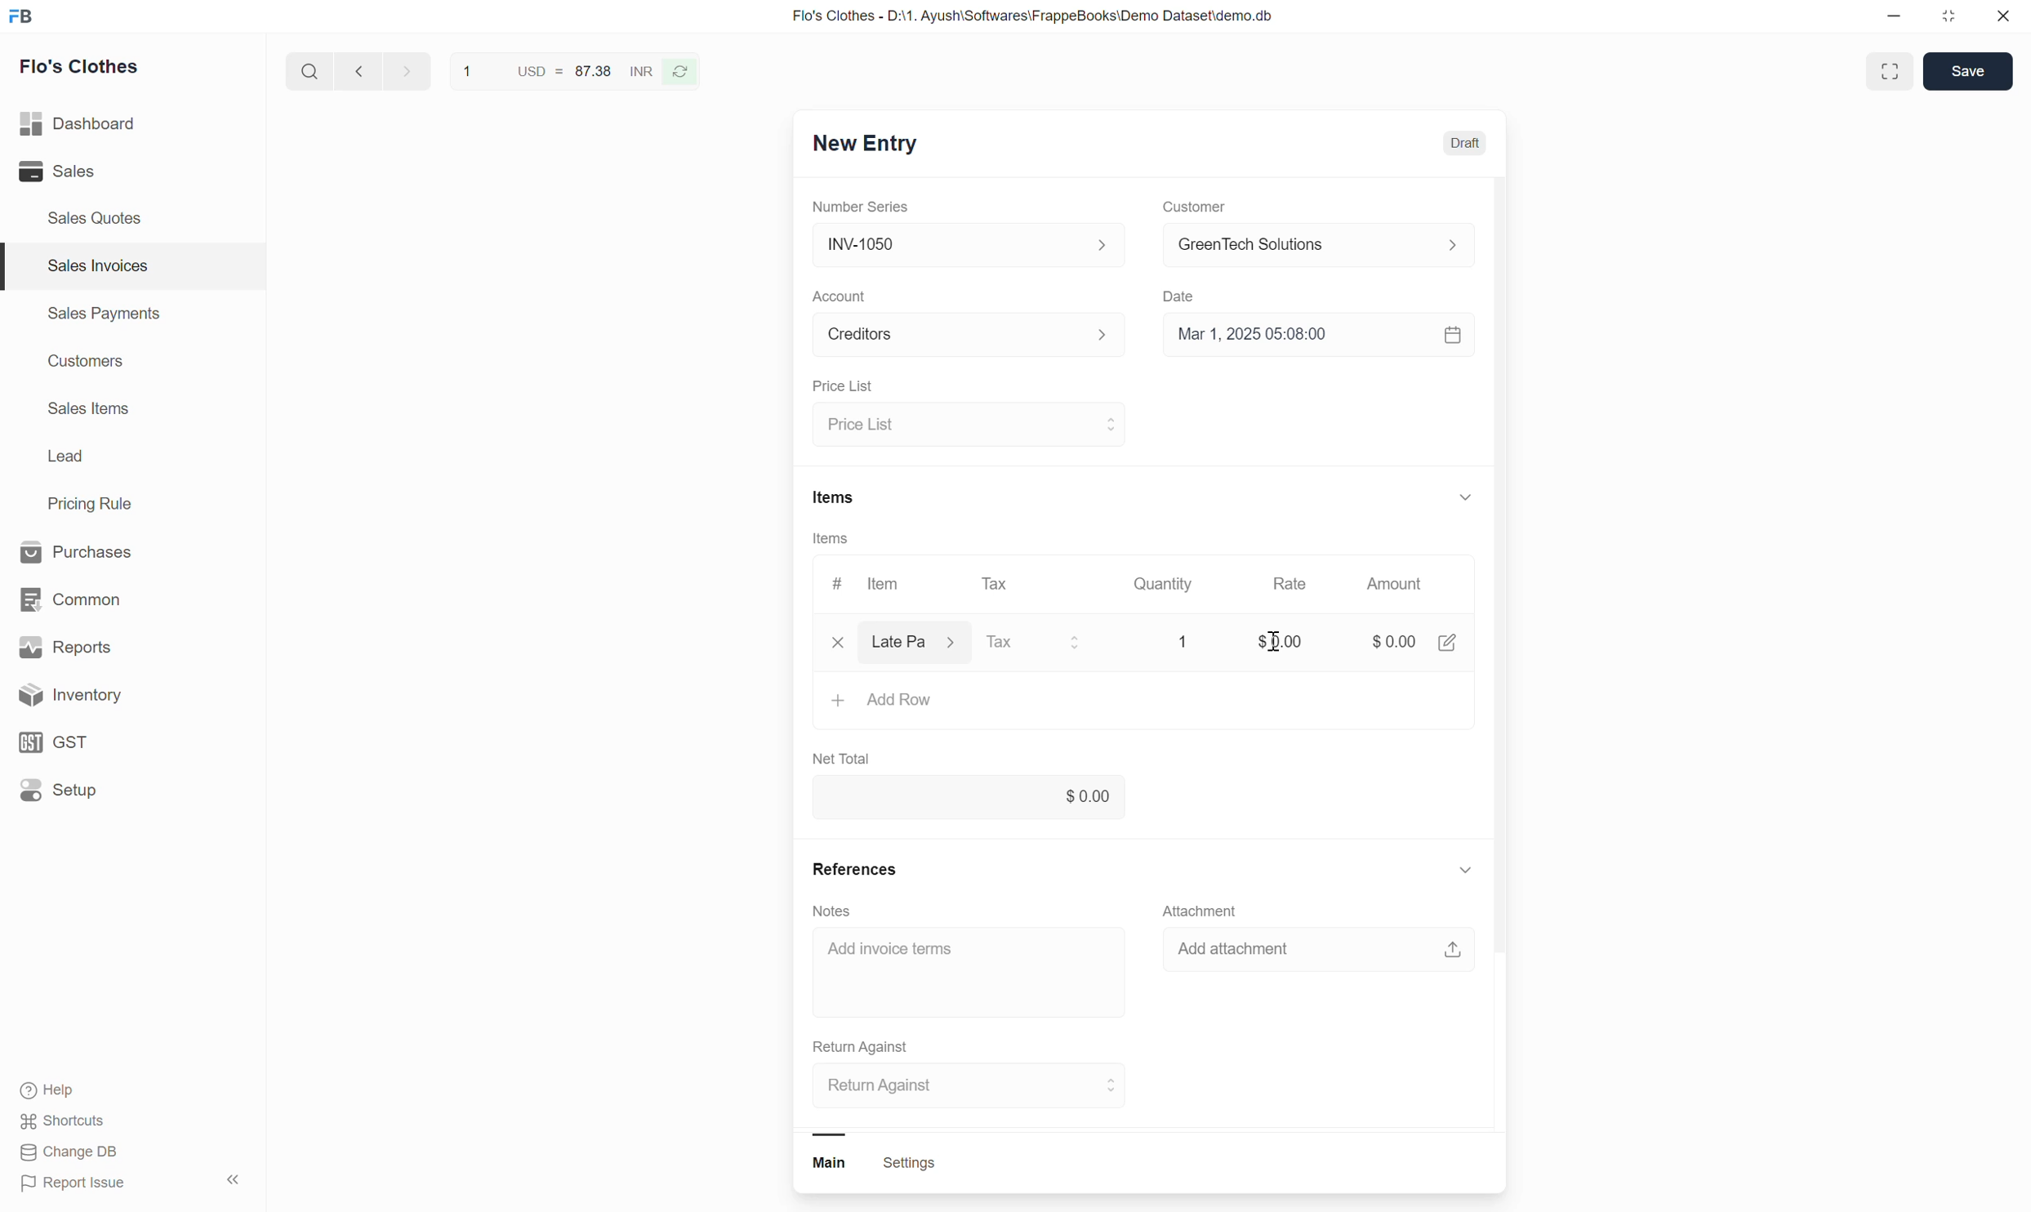 The height and width of the screenshot is (1212, 2031). Describe the element at coordinates (833, 497) in the screenshot. I see `Items` at that location.